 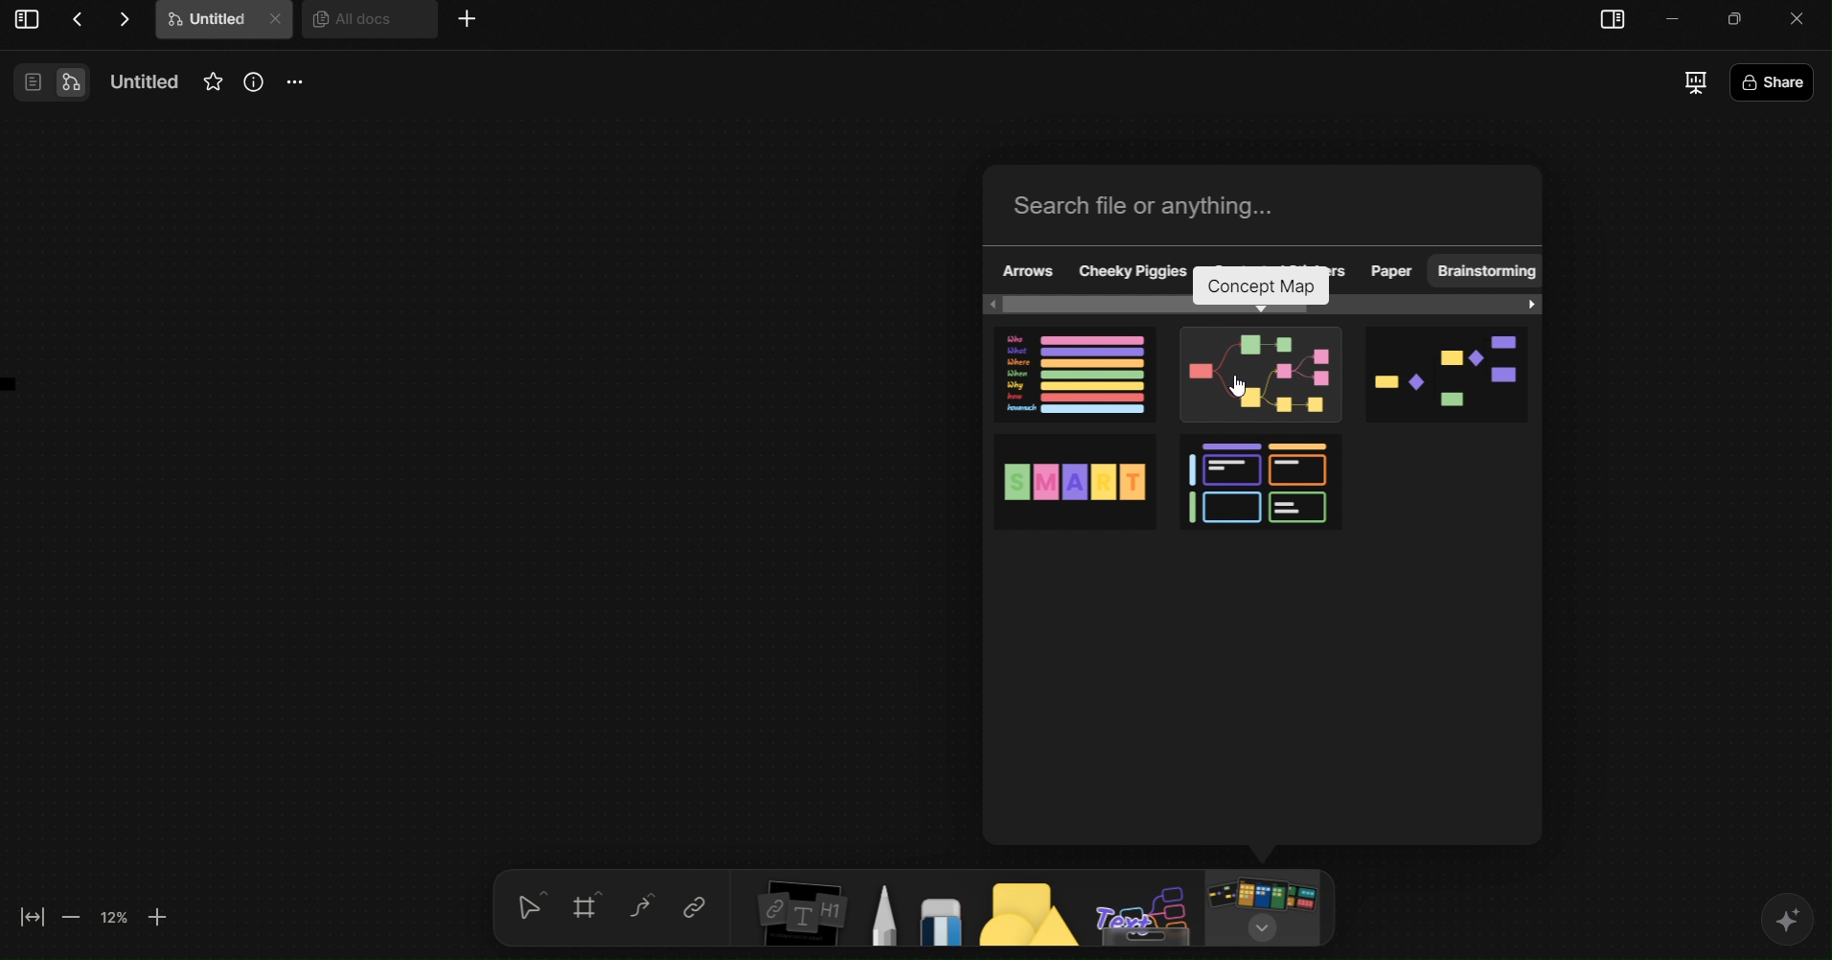 I want to click on minimize, so click(x=1677, y=18).